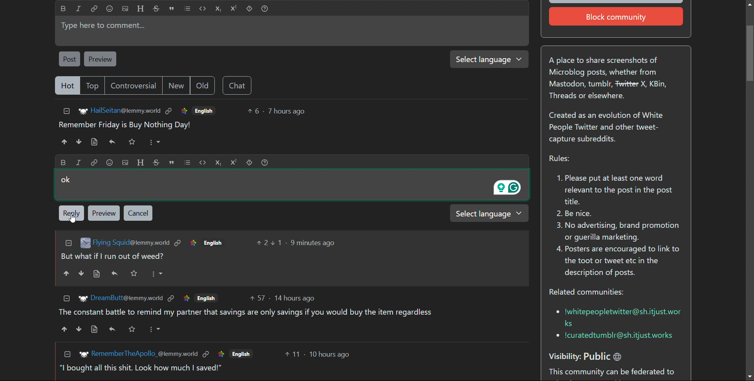 The width and height of the screenshot is (754, 381). What do you see at coordinates (218, 9) in the screenshot?
I see `subscript` at bounding box center [218, 9].